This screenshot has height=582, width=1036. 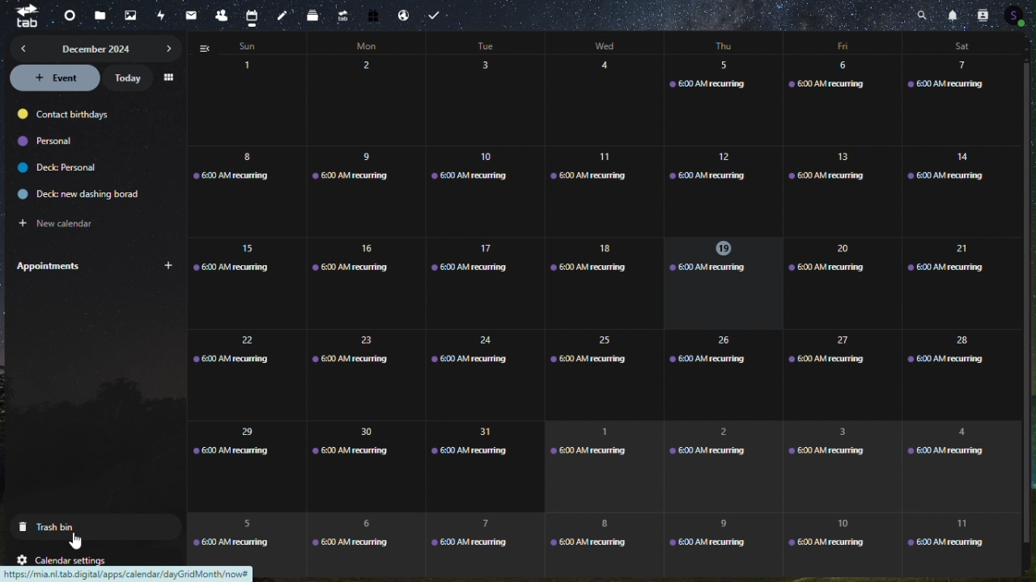 What do you see at coordinates (831, 365) in the screenshot?
I see `27` at bounding box center [831, 365].